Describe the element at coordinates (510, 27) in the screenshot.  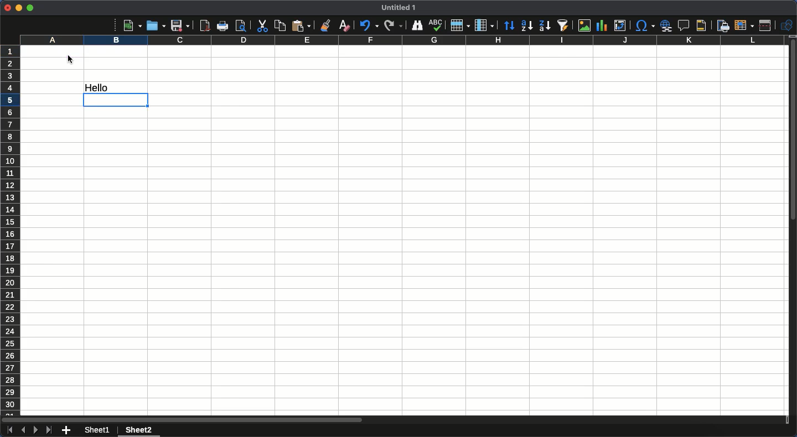
I see `Sort` at that location.